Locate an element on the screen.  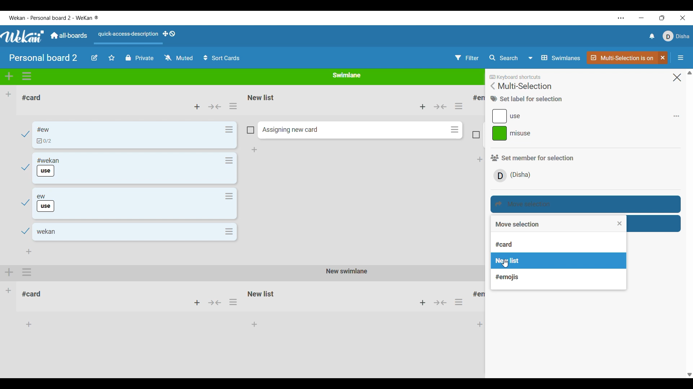
Click to unselect multi-selection is located at coordinates (663, 58).